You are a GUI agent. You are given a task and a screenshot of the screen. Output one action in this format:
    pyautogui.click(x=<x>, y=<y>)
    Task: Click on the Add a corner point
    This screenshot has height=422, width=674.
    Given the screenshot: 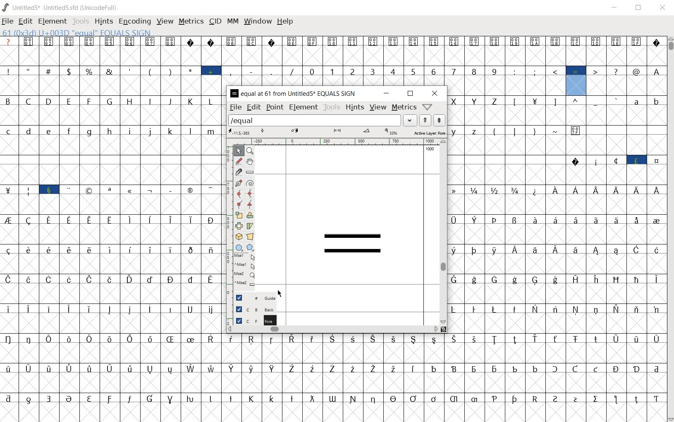 What is the action you would take?
    pyautogui.click(x=250, y=204)
    